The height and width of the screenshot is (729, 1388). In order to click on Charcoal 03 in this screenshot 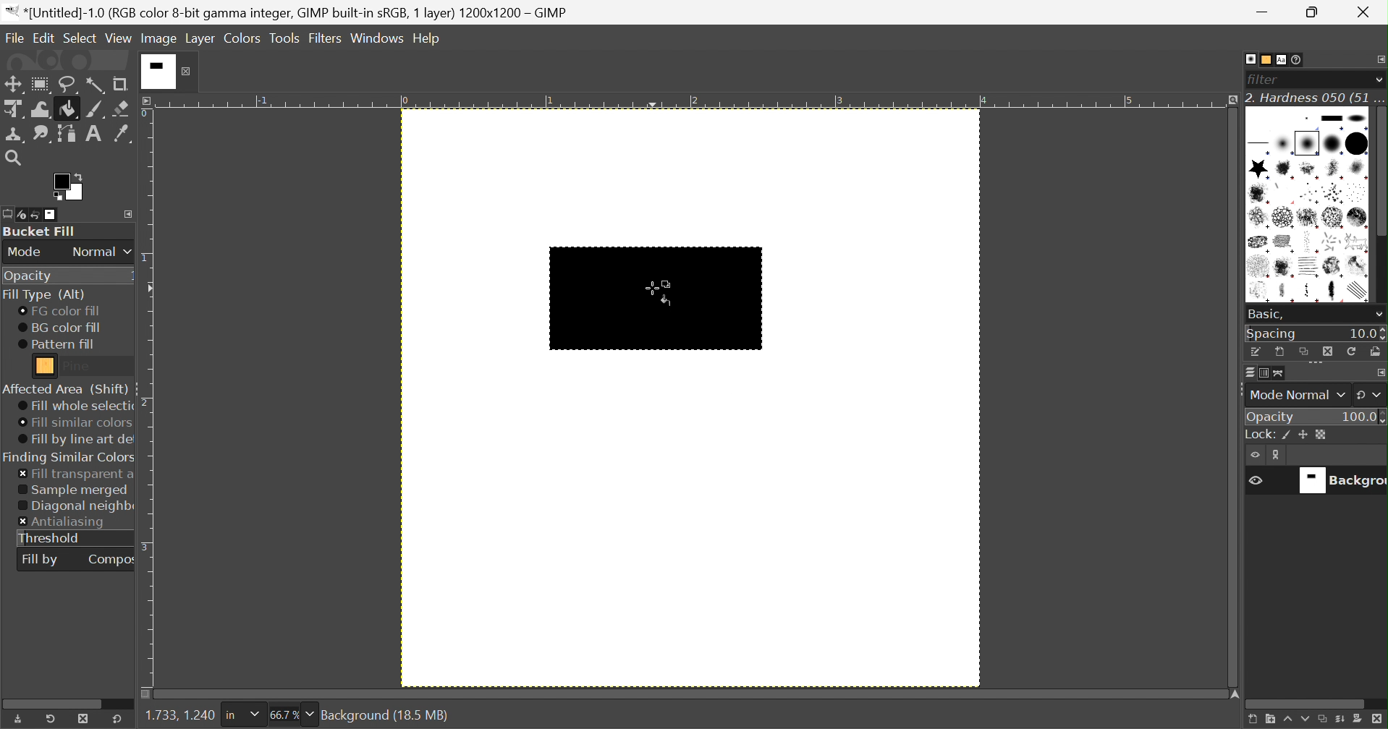, I will do `click(1310, 242)`.